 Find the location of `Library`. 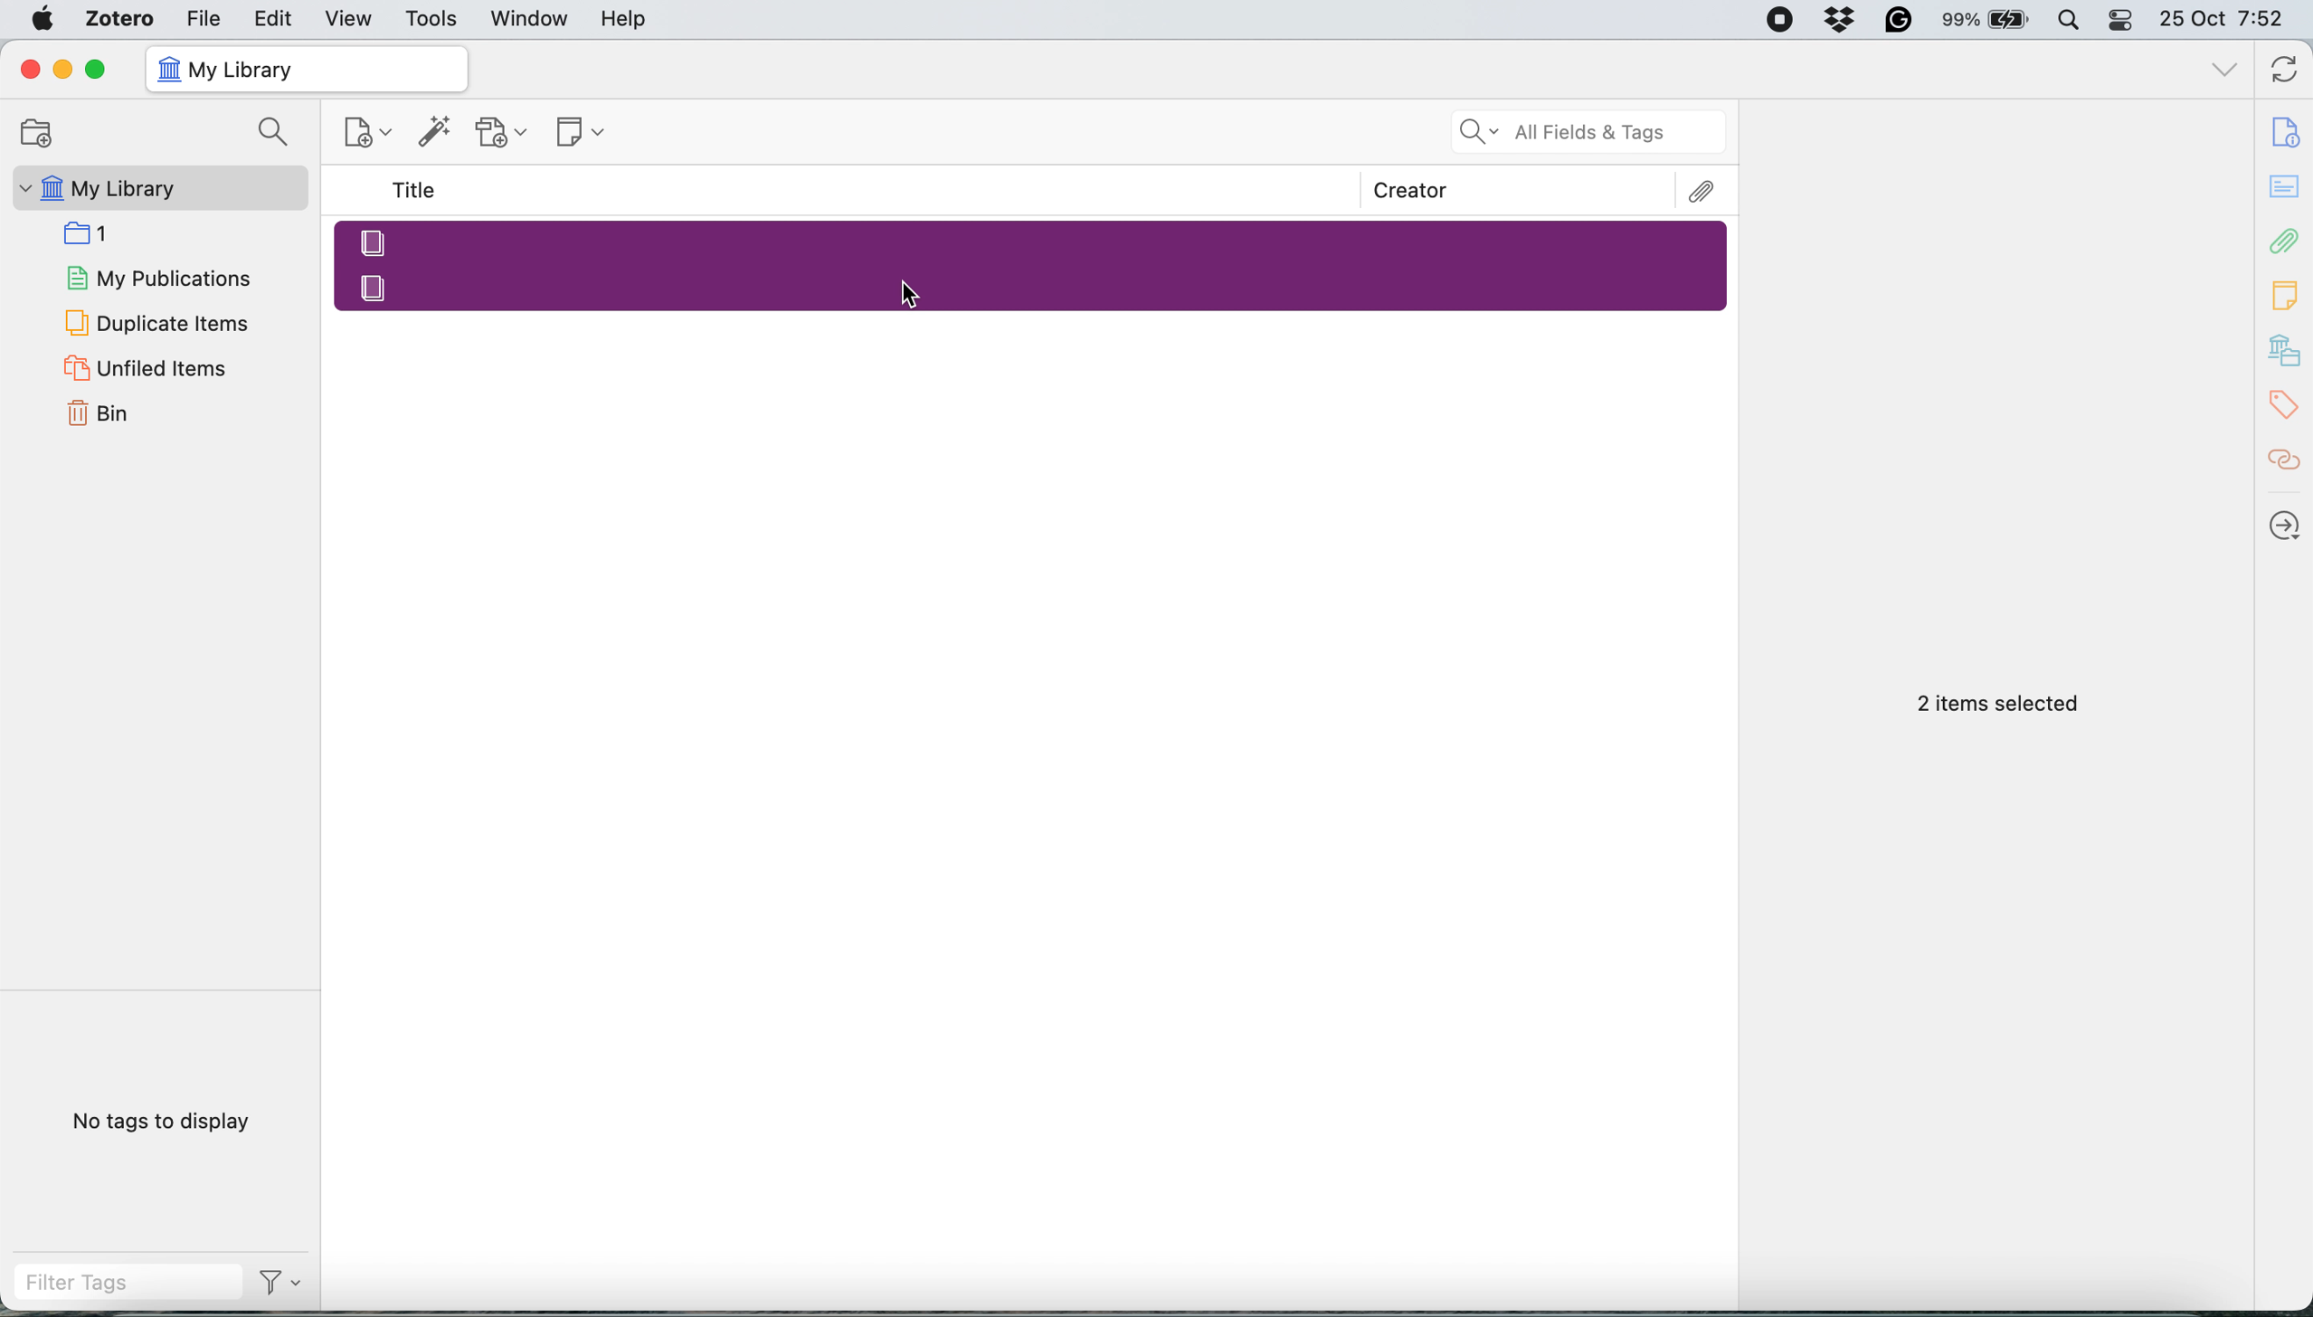

Library is located at coordinates (2287, 351).